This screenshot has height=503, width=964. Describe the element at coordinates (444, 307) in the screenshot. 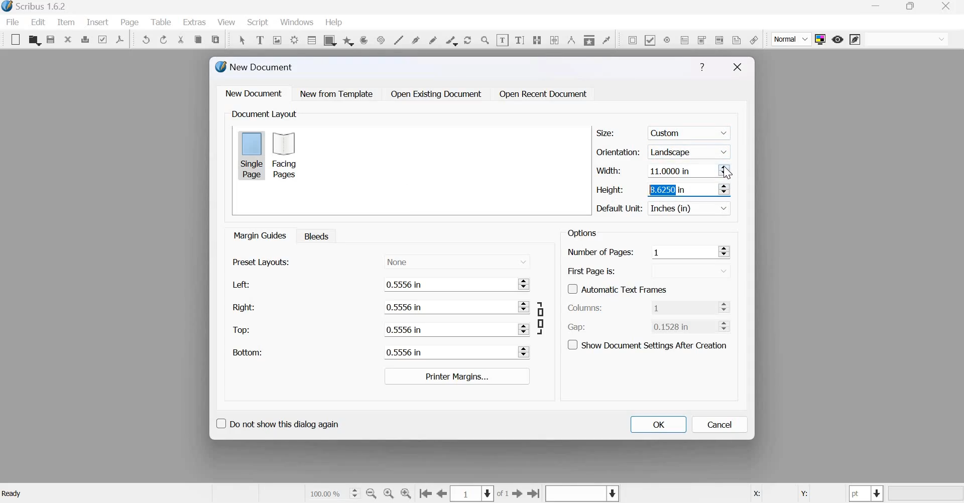

I see `0.5556 in` at that location.